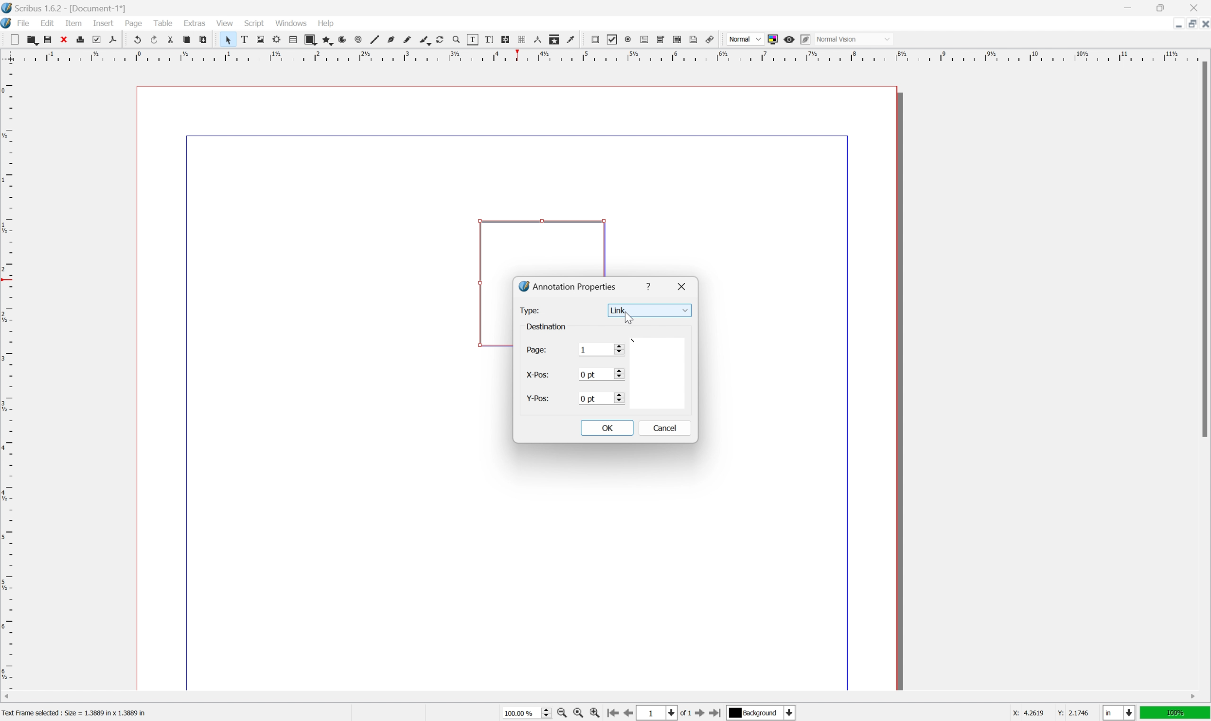 This screenshot has width=1211, height=721. I want to click on edit in preview mode, so click(805, 39).